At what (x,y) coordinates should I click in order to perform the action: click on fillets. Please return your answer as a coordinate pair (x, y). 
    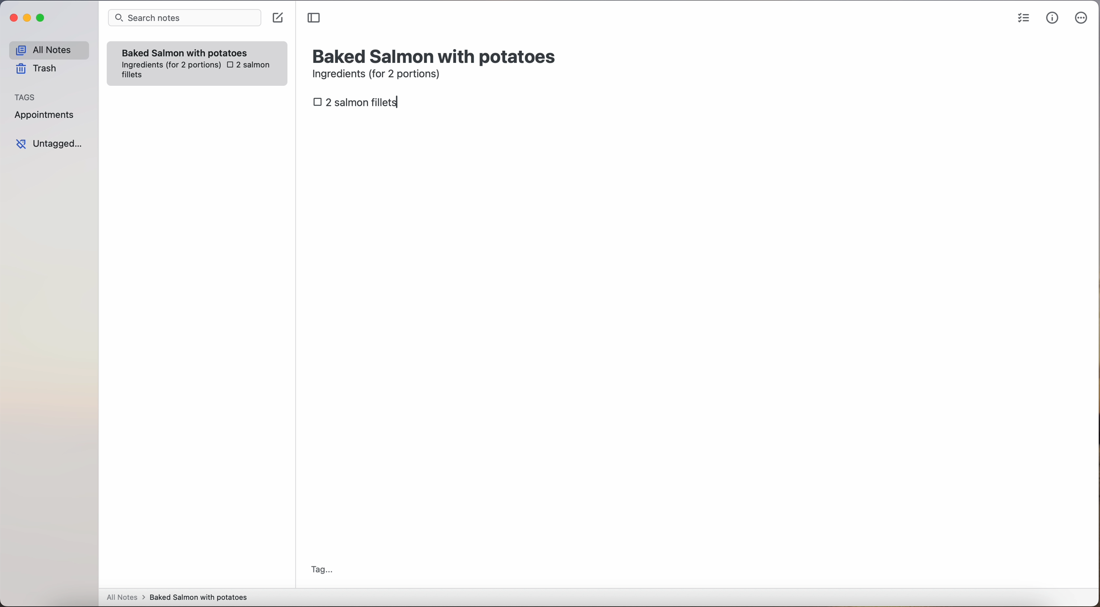
    Looking at the image, I should click on (133, 76).